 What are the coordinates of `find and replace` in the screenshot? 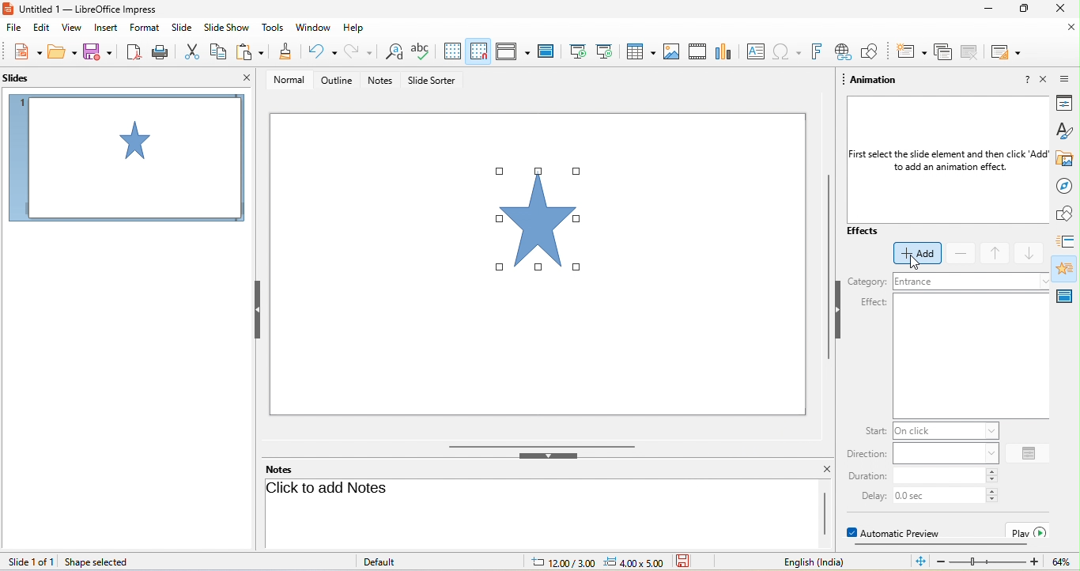 It's located at (393, 51).